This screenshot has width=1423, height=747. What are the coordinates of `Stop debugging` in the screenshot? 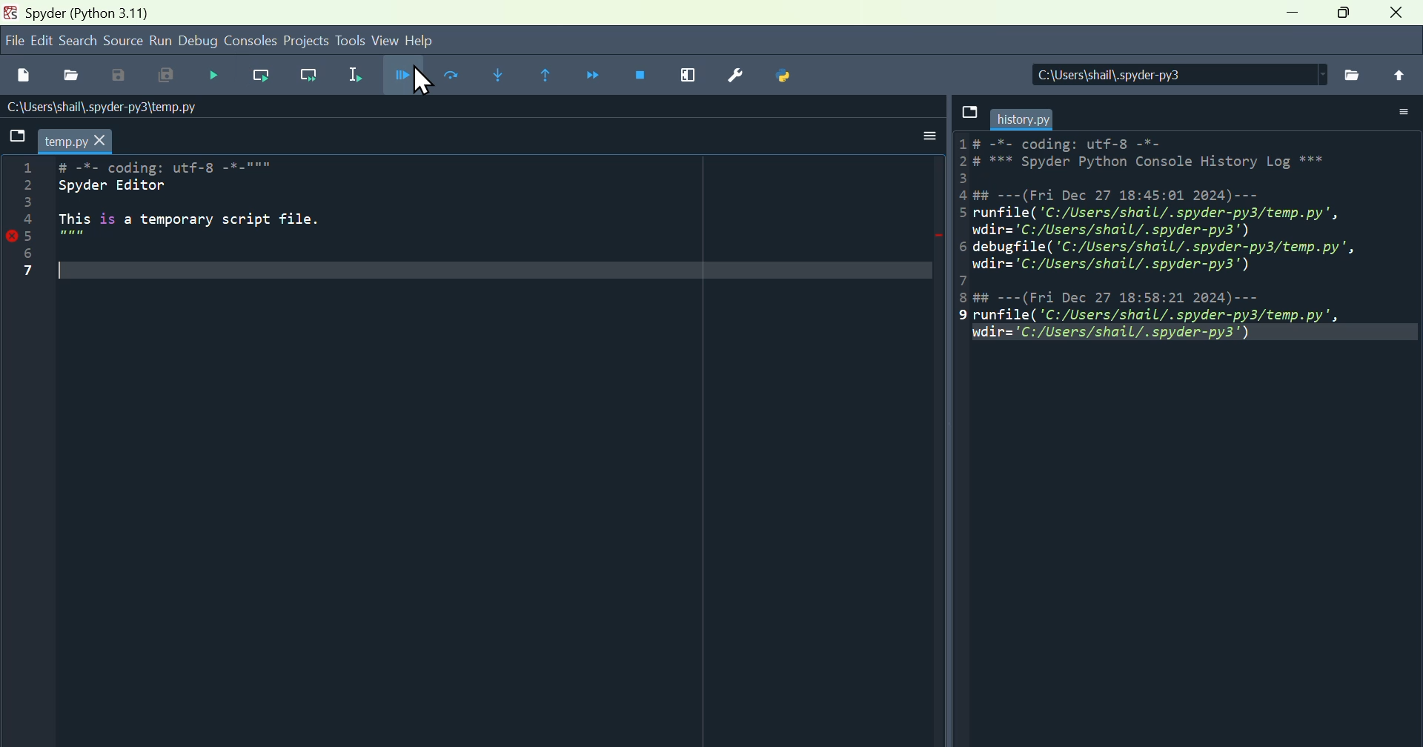 It's located at (649, 75).